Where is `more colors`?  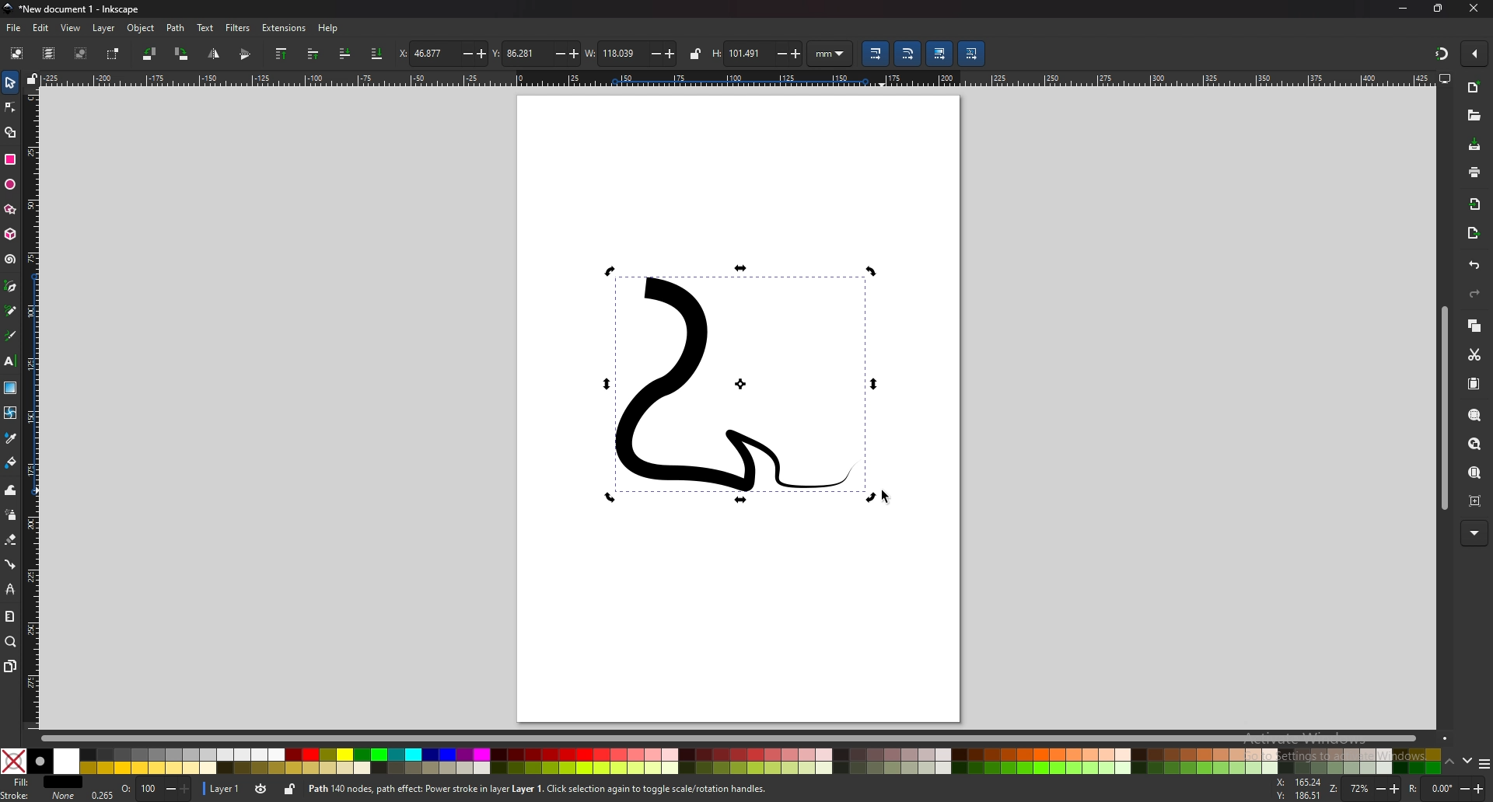 more colors is located at coordinates (1484, 763).